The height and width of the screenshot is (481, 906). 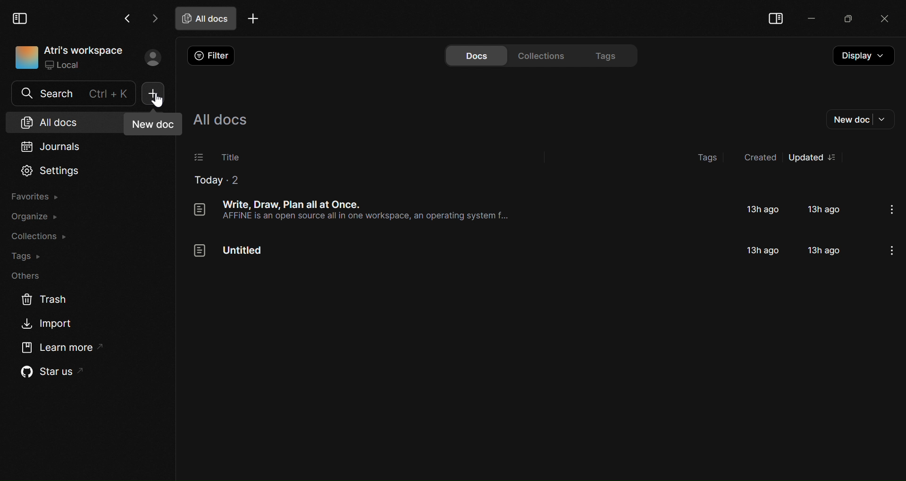 What do you see at coordinates (153, 18) in the screenshot?
I see `Go forward` at bounding box center [153, 18].